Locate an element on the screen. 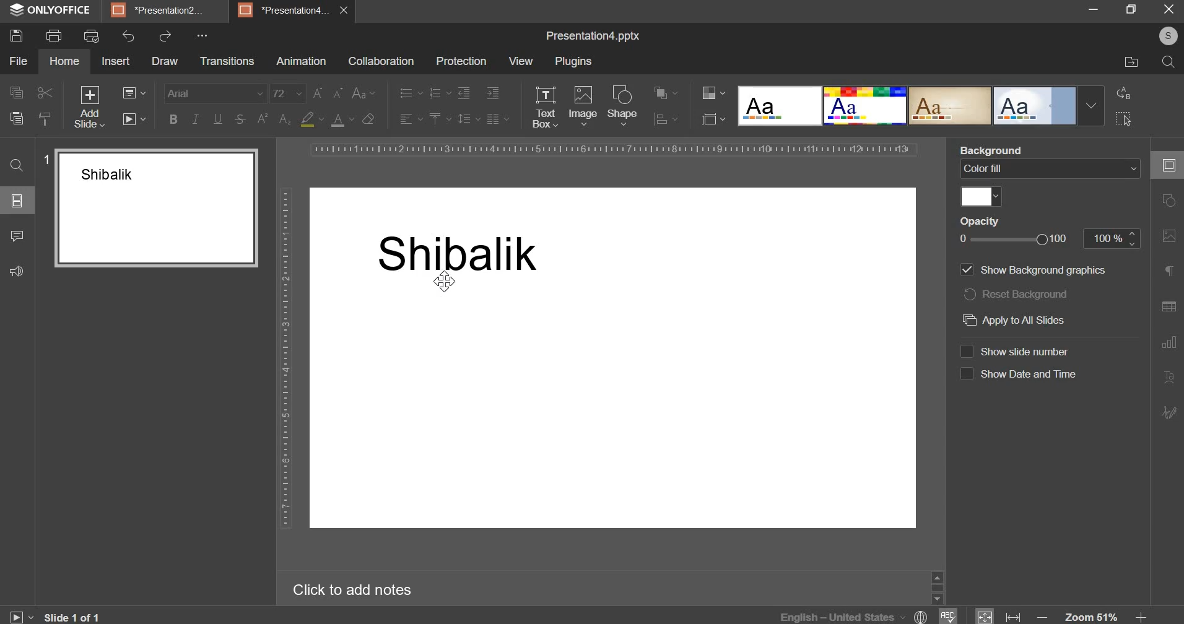  reset background is located at coordinates (1016, 295).